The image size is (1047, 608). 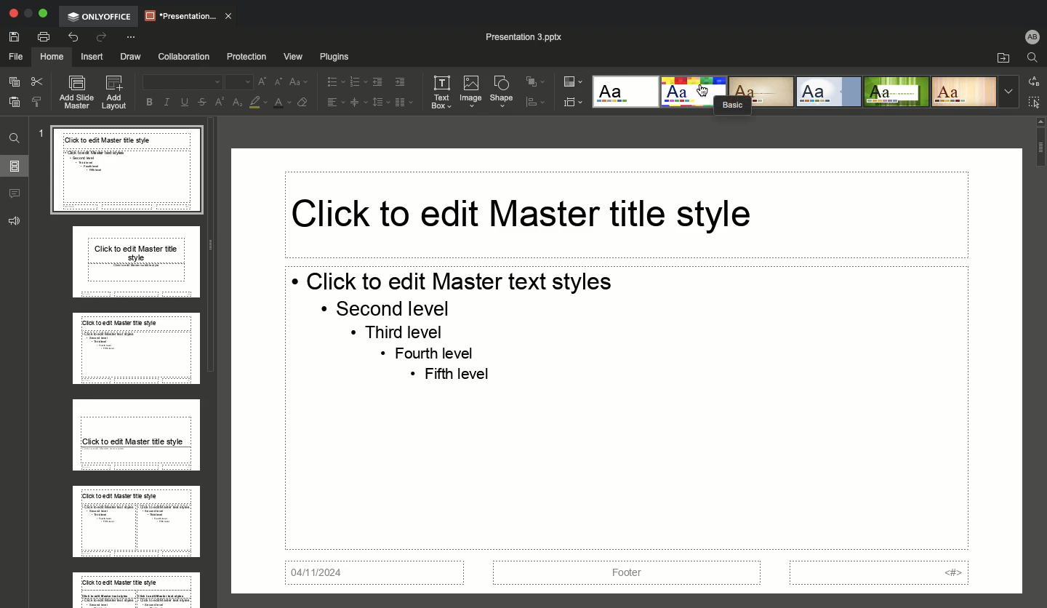 What do you see at coordinates (473, 89) in the screenshot?
I see `Image` at bounding box center [473, 89].